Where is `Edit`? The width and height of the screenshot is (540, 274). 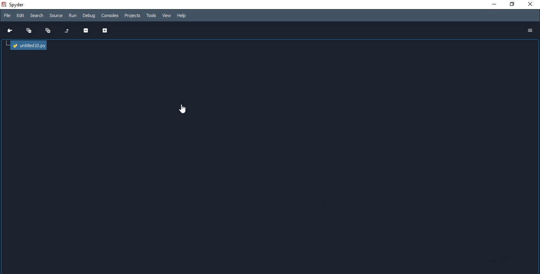 Edit is located at coordinates (20, 16).